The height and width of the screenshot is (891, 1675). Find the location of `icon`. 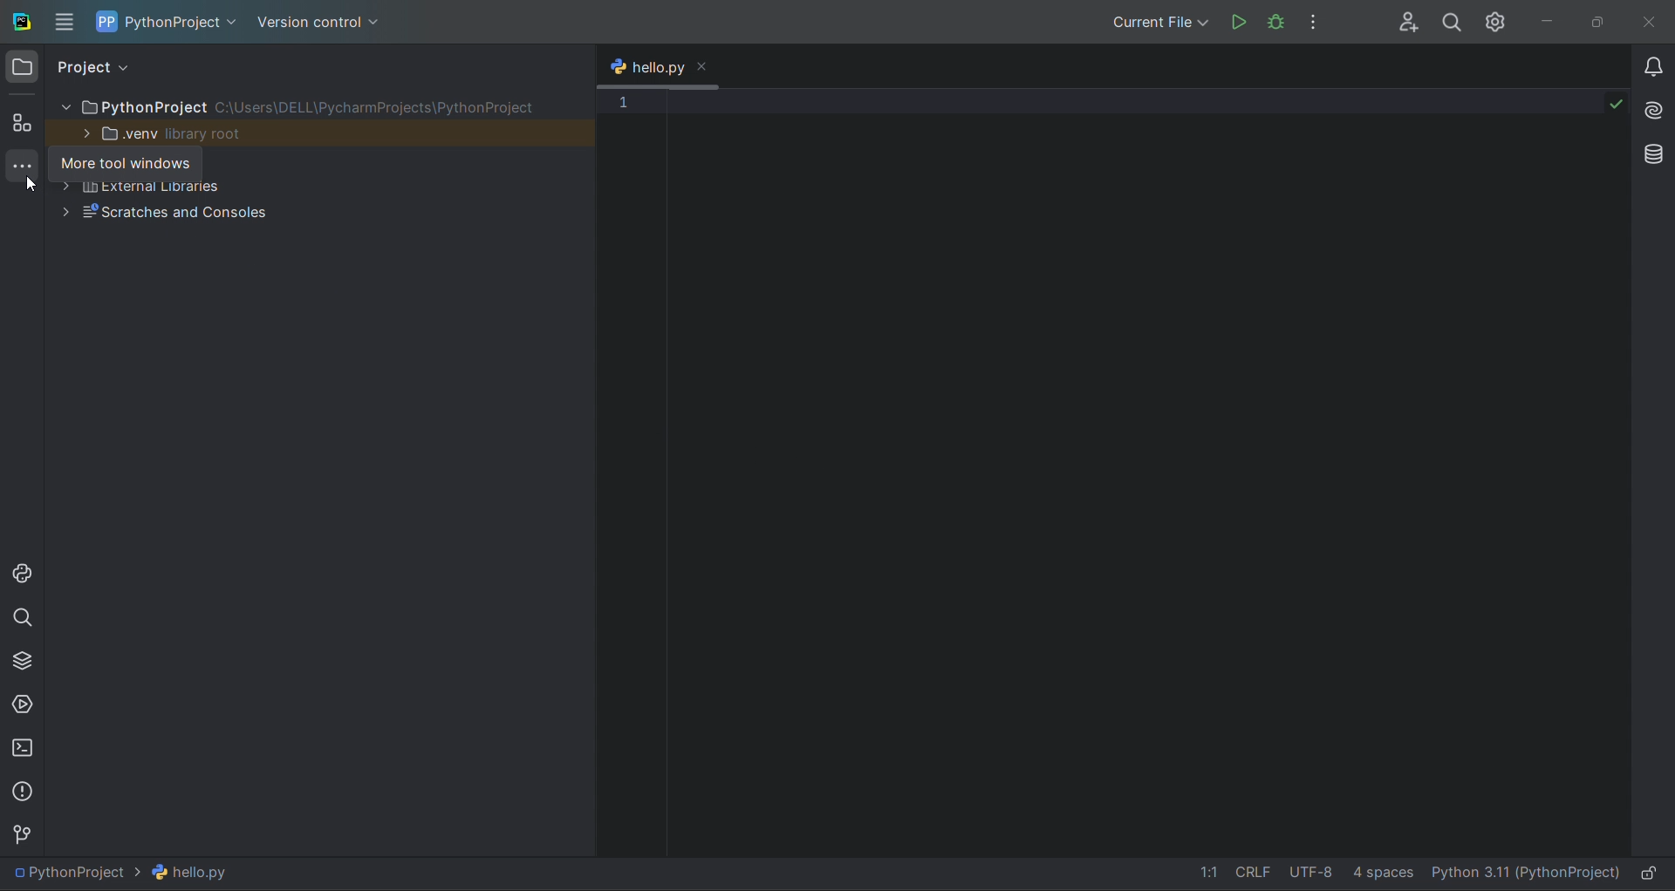

icon is located at coordinates (106, 21).